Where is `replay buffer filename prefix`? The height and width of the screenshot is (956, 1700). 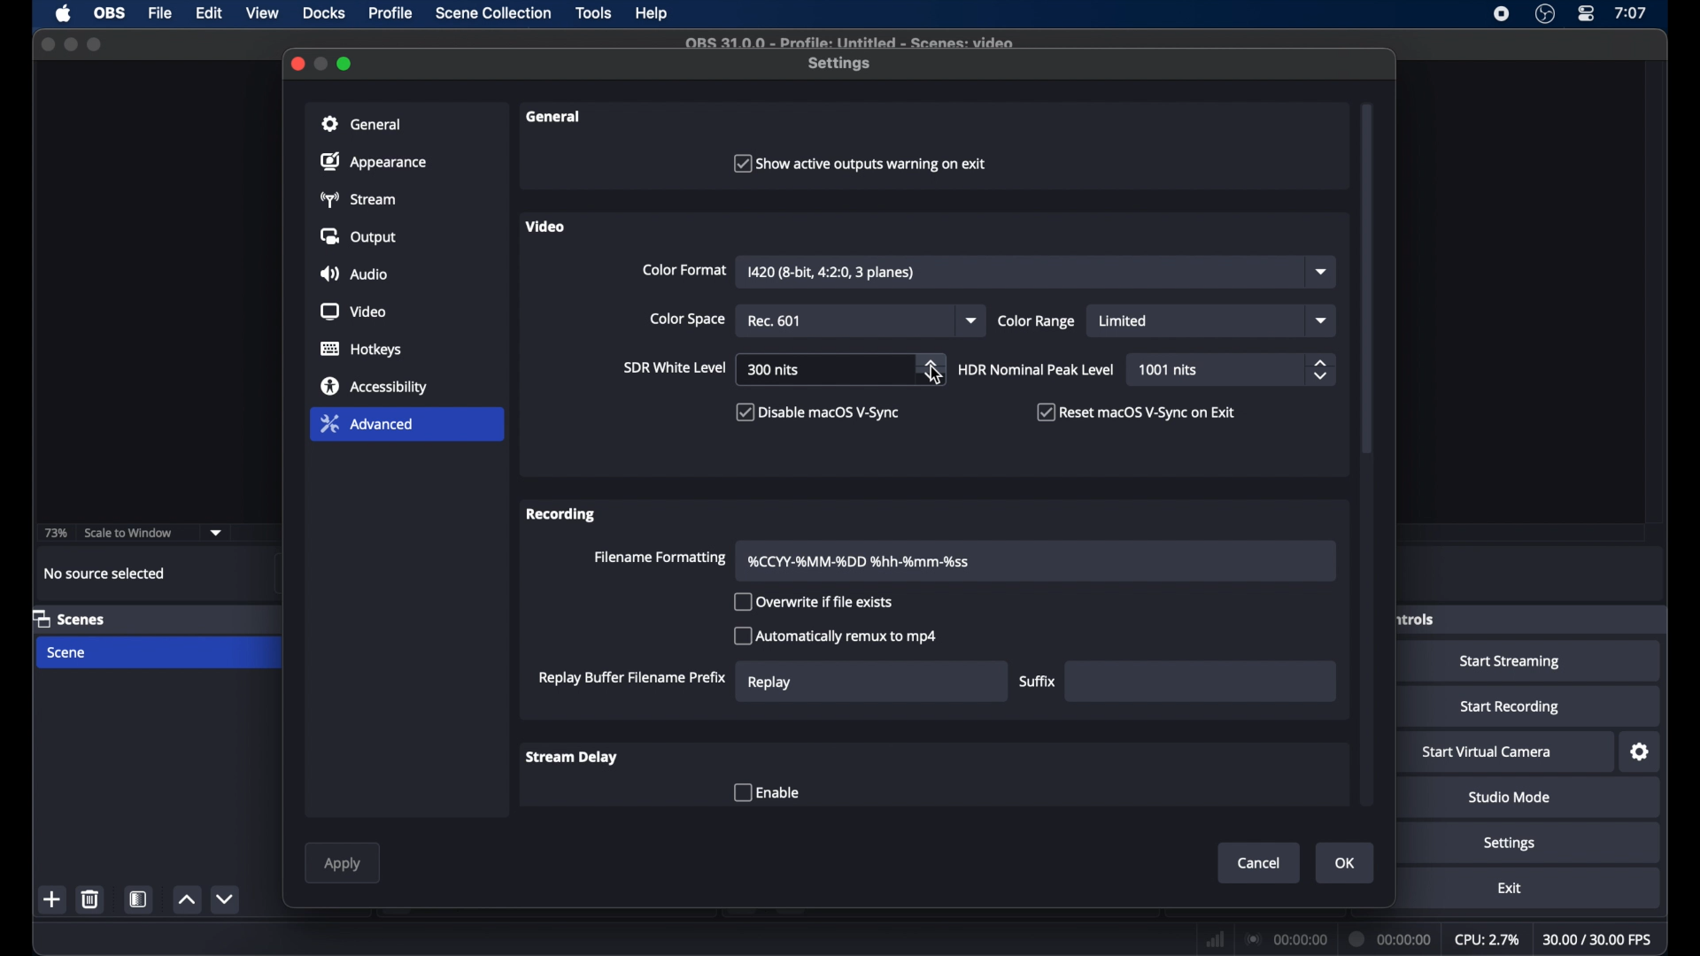
replay buffer filename prefix is located at coordinates (631, 679).